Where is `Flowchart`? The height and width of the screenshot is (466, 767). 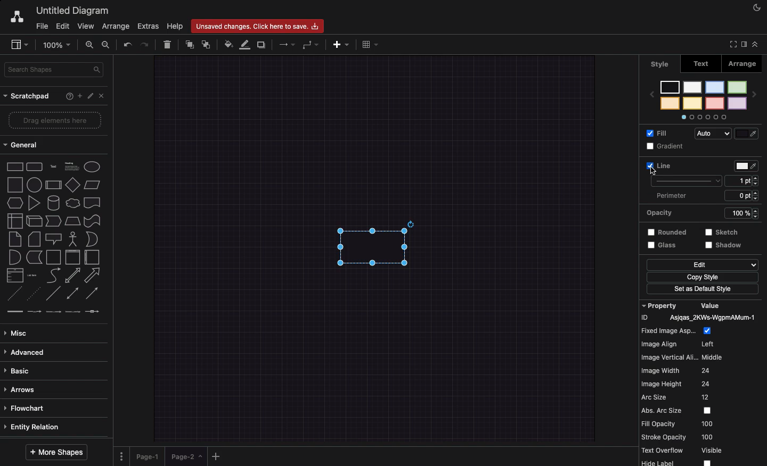 Flowchart is located at coordinates (26, 407).